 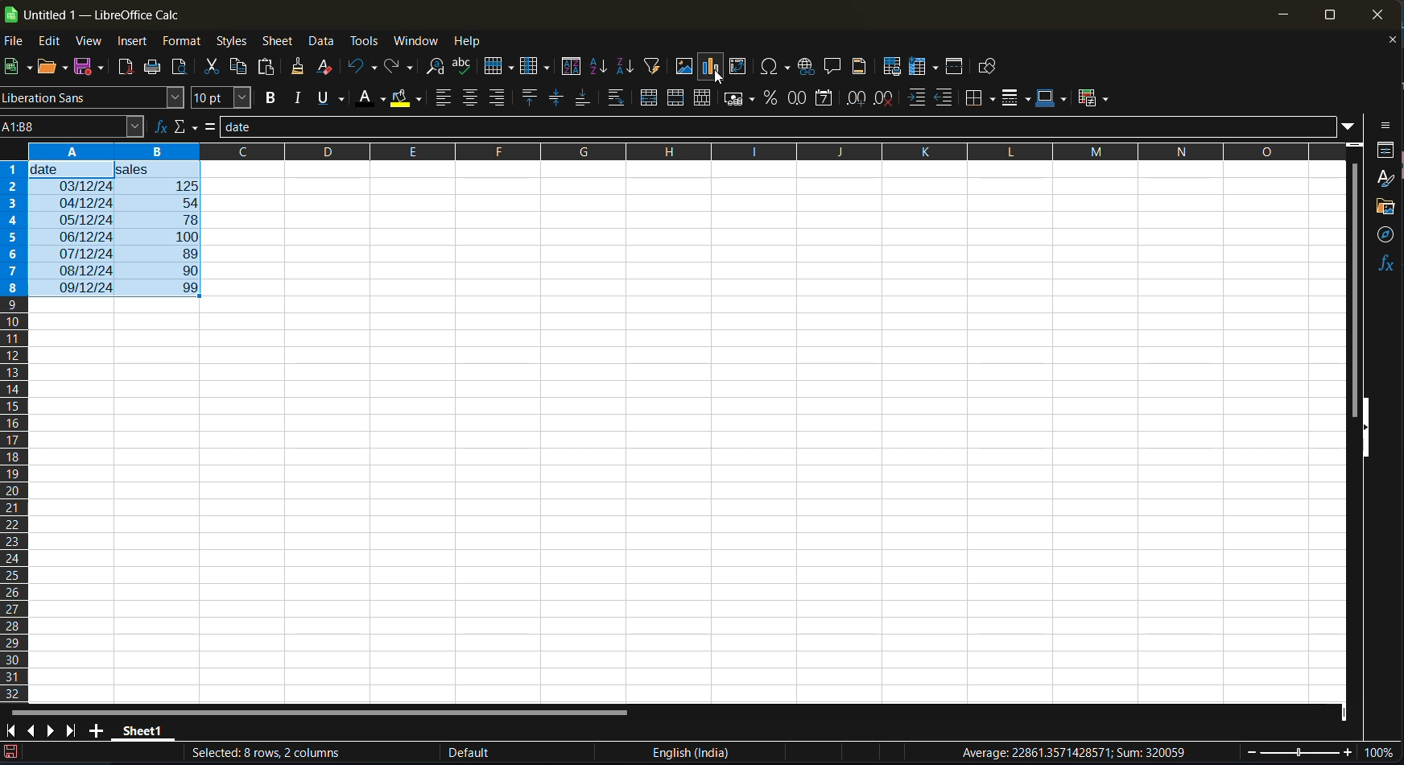 What do you see at coordinates (858, 100) in the screenshot?
I see `add decimal place` at bounding box center [858, 100].